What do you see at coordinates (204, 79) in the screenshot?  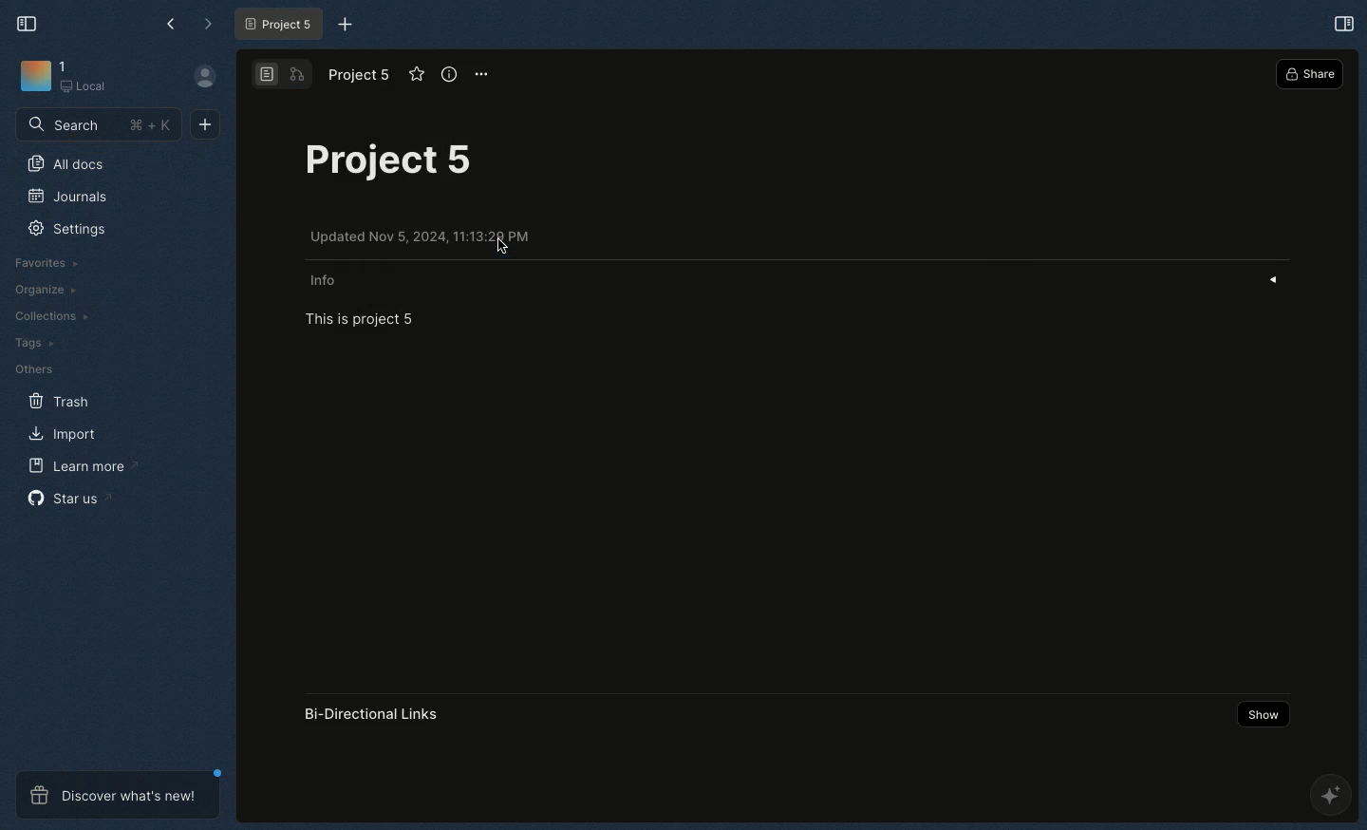 I see `User` at bounding box center [204, 79].